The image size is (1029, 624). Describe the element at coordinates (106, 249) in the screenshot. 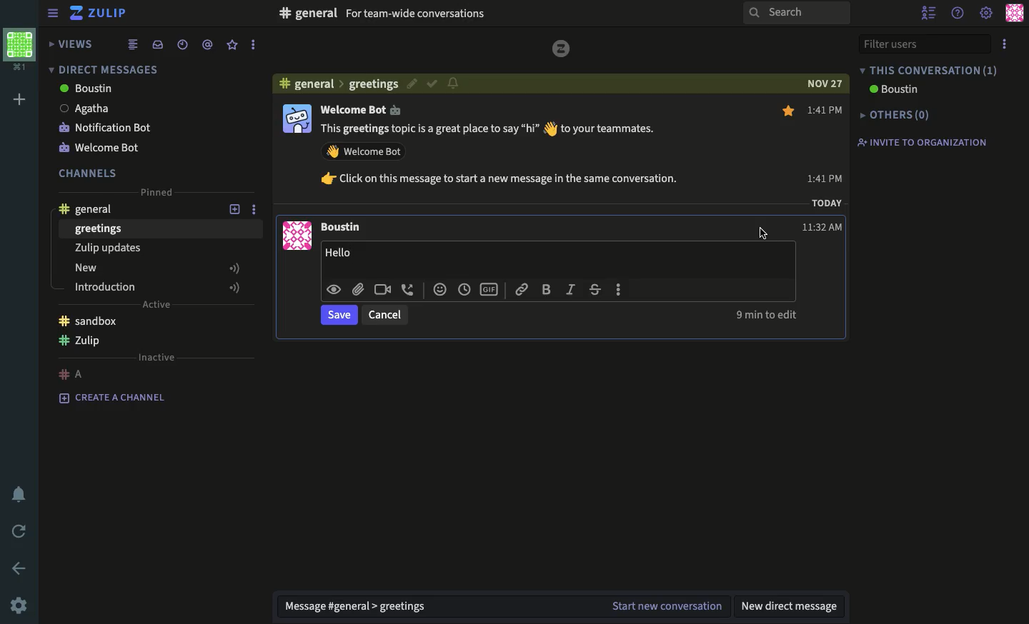

I see `Zulip updates` at that location.